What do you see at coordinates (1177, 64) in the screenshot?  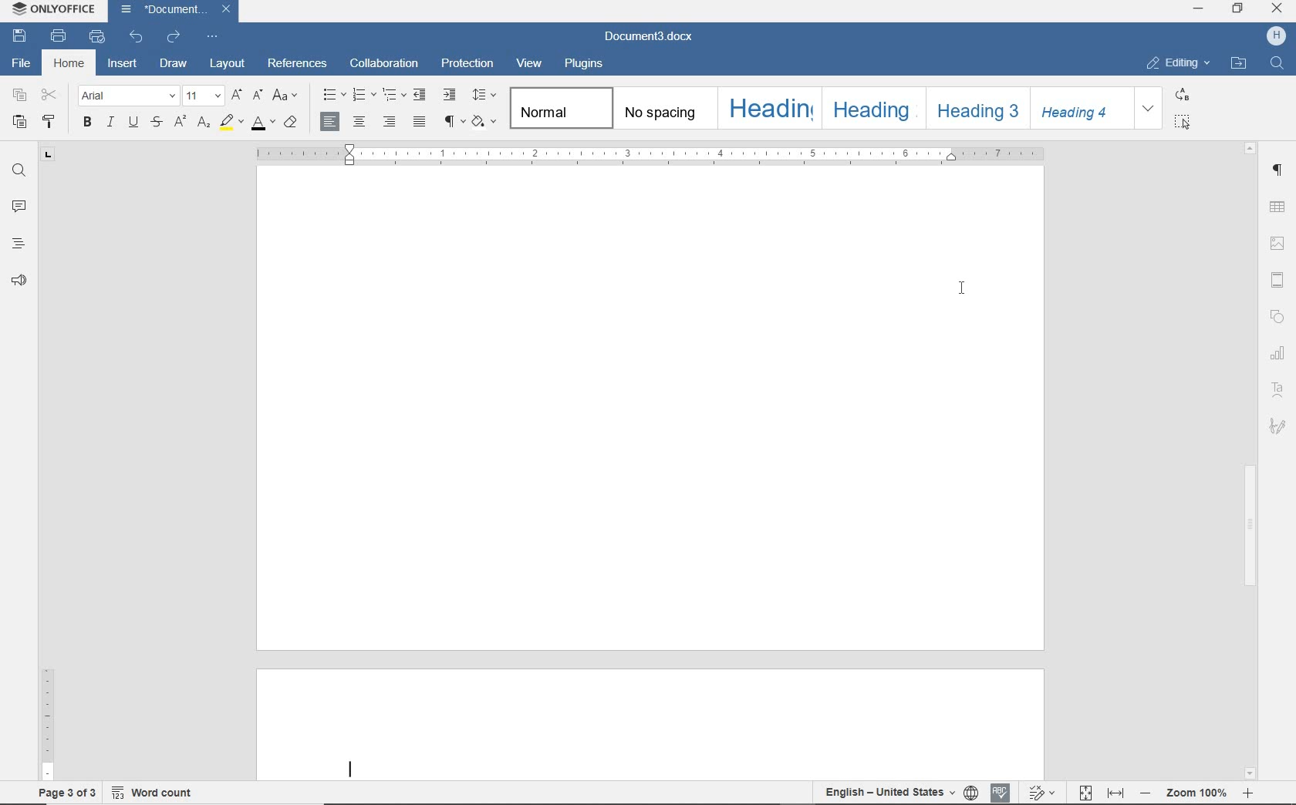 I see `EDITING` at bounding box center [1177, 64].